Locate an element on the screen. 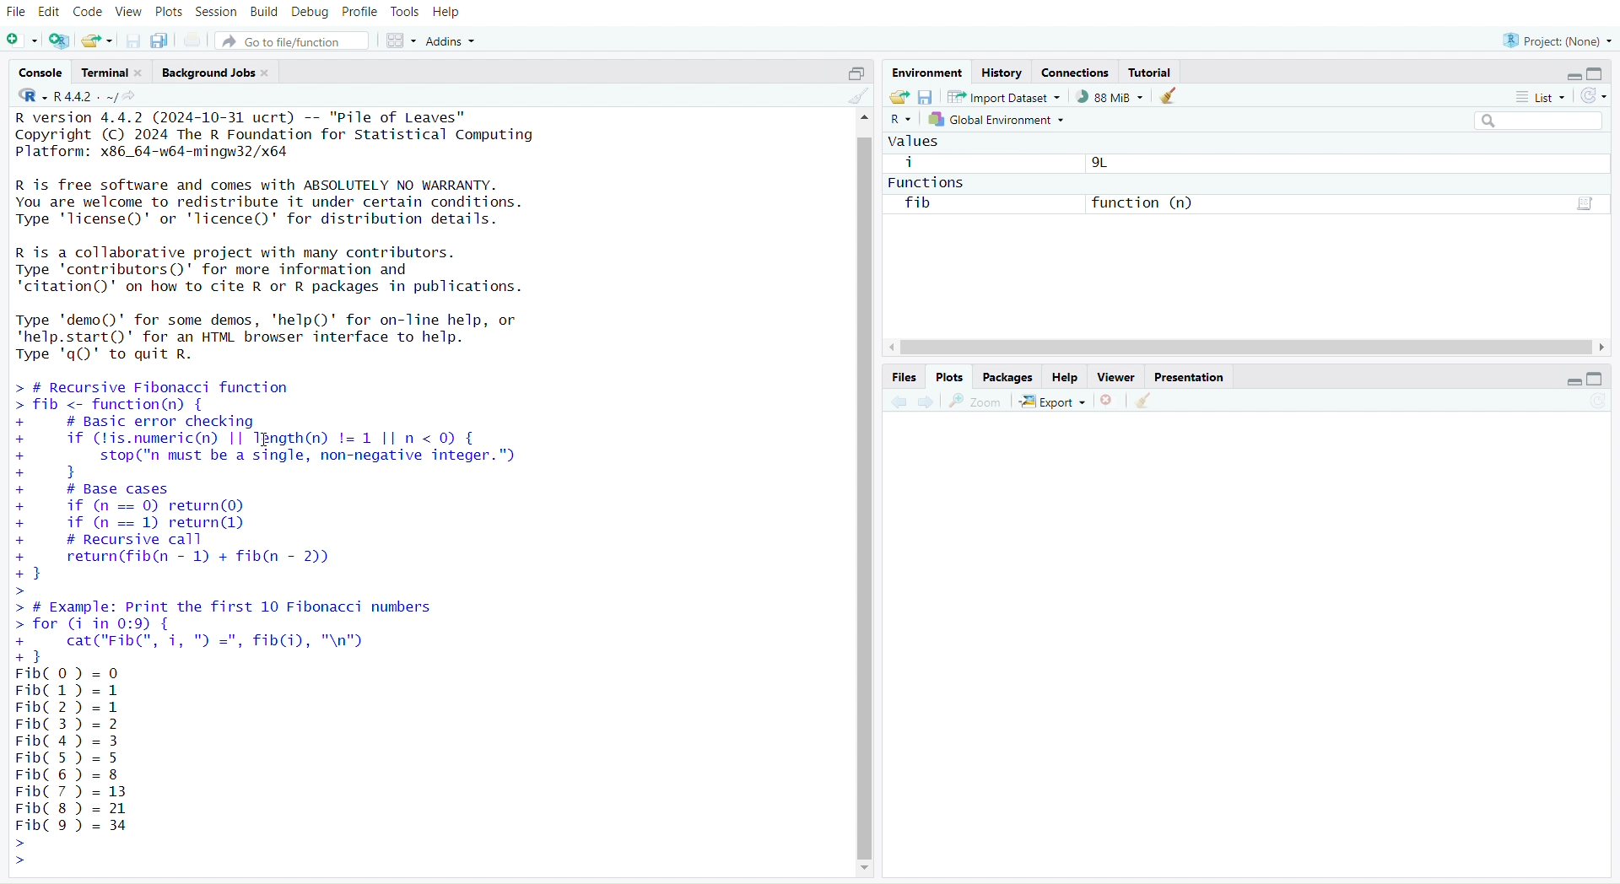 The height and width of the screenshot is (884, 1620). scrollbar is located at coordinates (1246, 348).